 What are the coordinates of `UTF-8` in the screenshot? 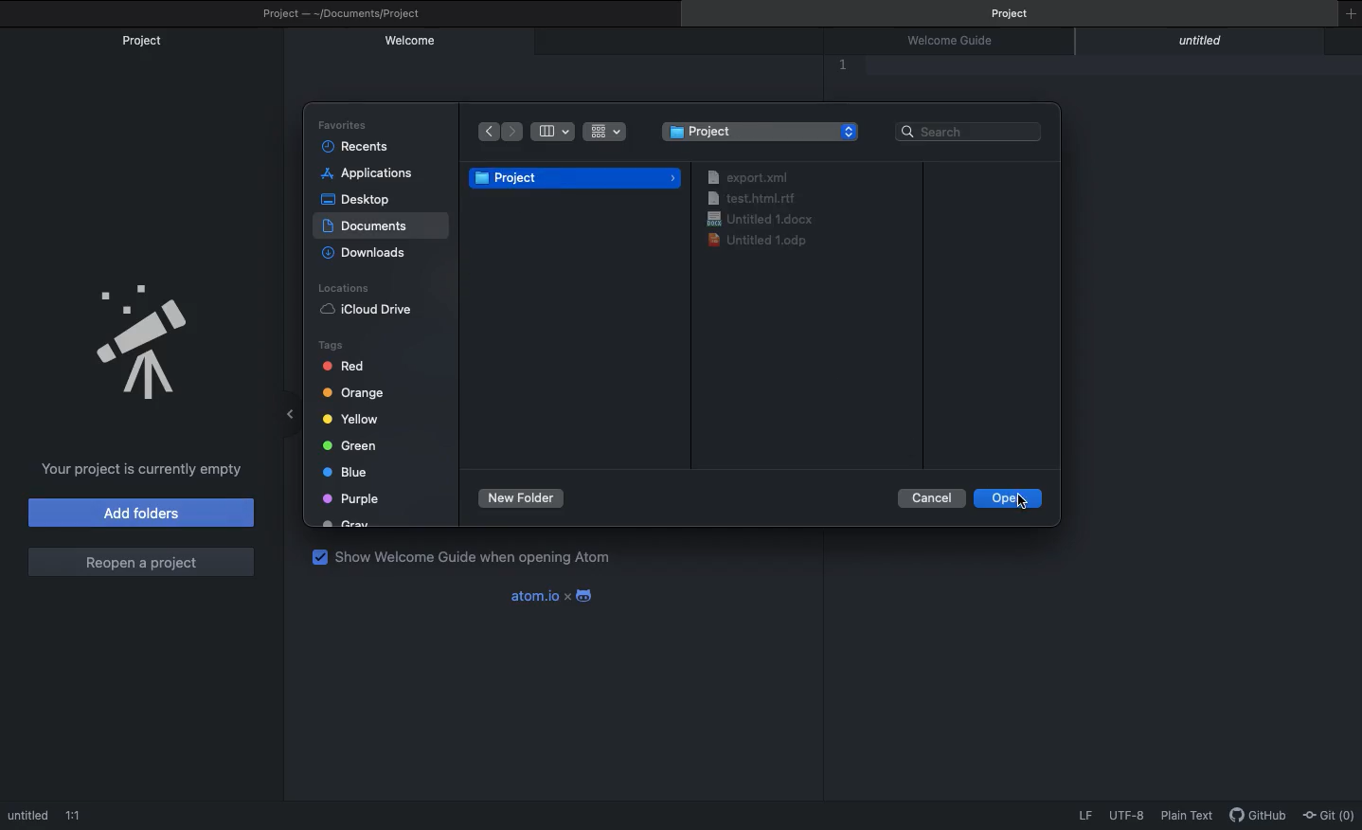 It's located at (1126, 813).